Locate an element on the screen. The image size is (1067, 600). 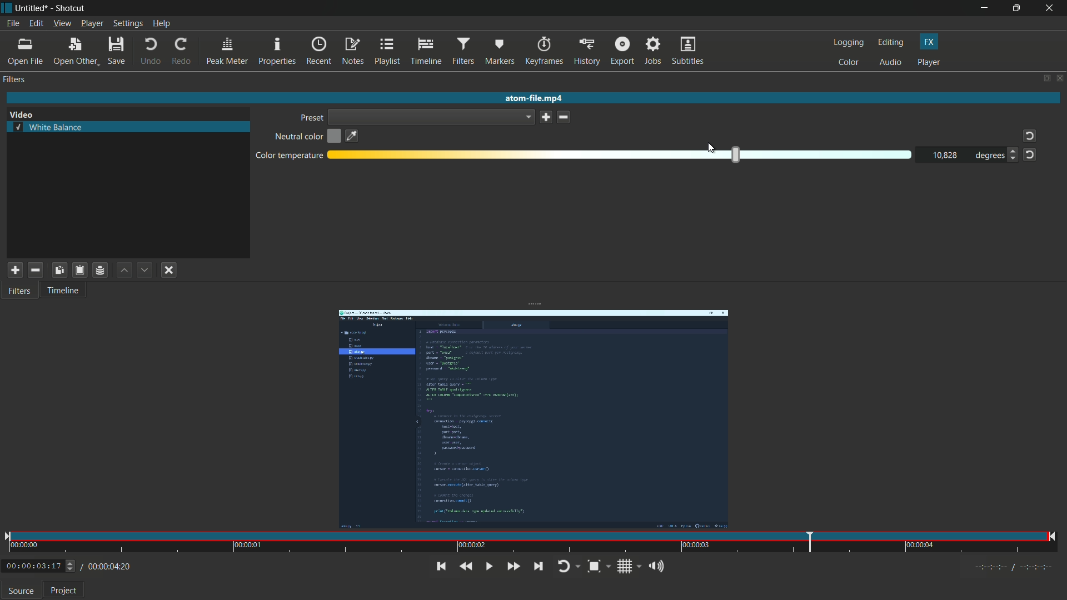
untitled (file name) is located at coordinates (32, 8).